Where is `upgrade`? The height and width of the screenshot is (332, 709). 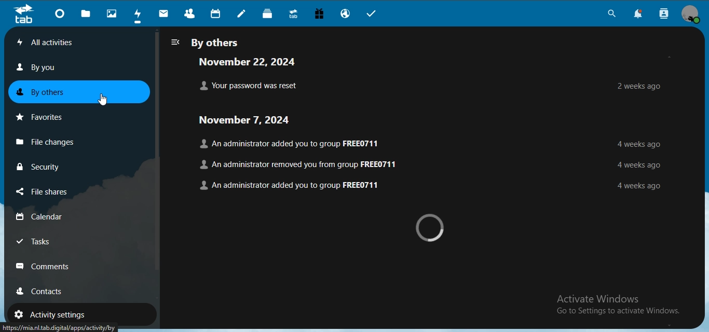
upgrade is located at coordinates (293, 13).